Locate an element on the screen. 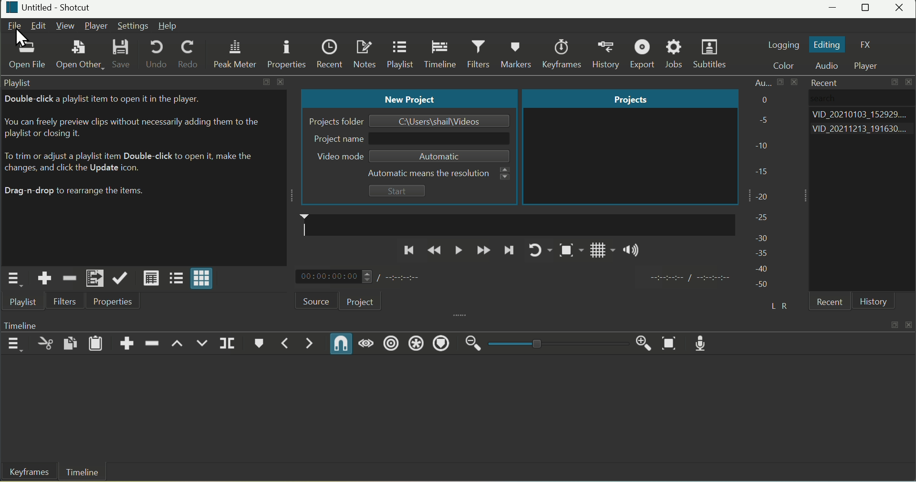 The image size is (916, 482). zoom slider is located at coordinates (556, 344).